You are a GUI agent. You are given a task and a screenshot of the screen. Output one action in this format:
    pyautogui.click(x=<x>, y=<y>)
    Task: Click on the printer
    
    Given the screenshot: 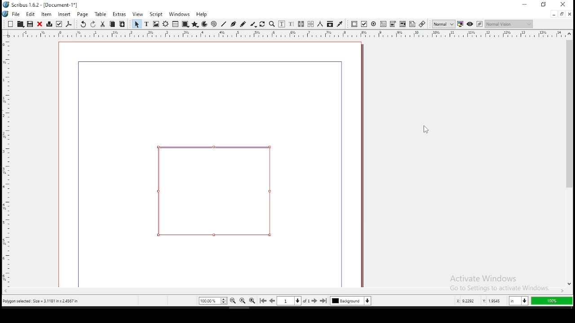 What is the action you would take?
    pyautogui.click(x=49, y=24)
    